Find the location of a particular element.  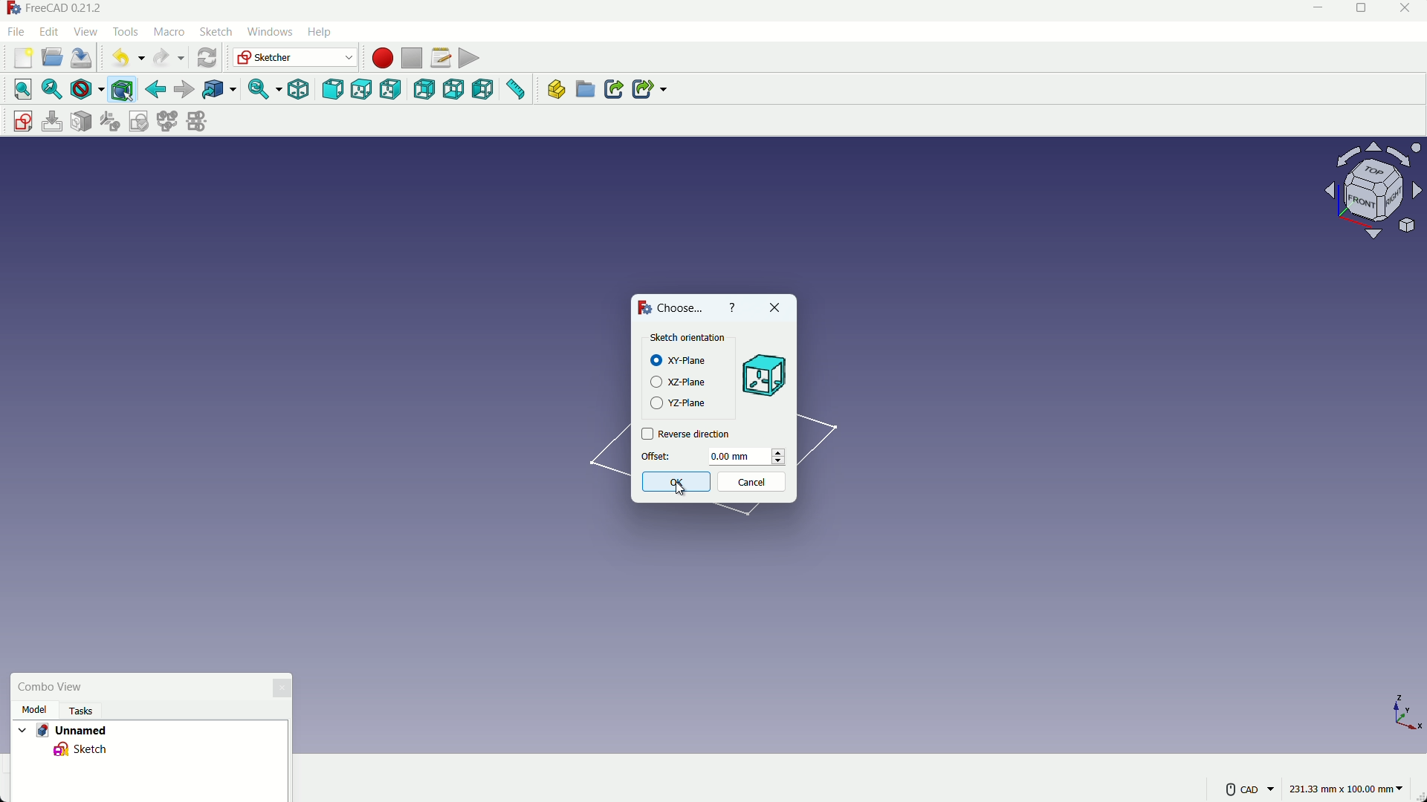

help menu is located at coordinates (324, 33).